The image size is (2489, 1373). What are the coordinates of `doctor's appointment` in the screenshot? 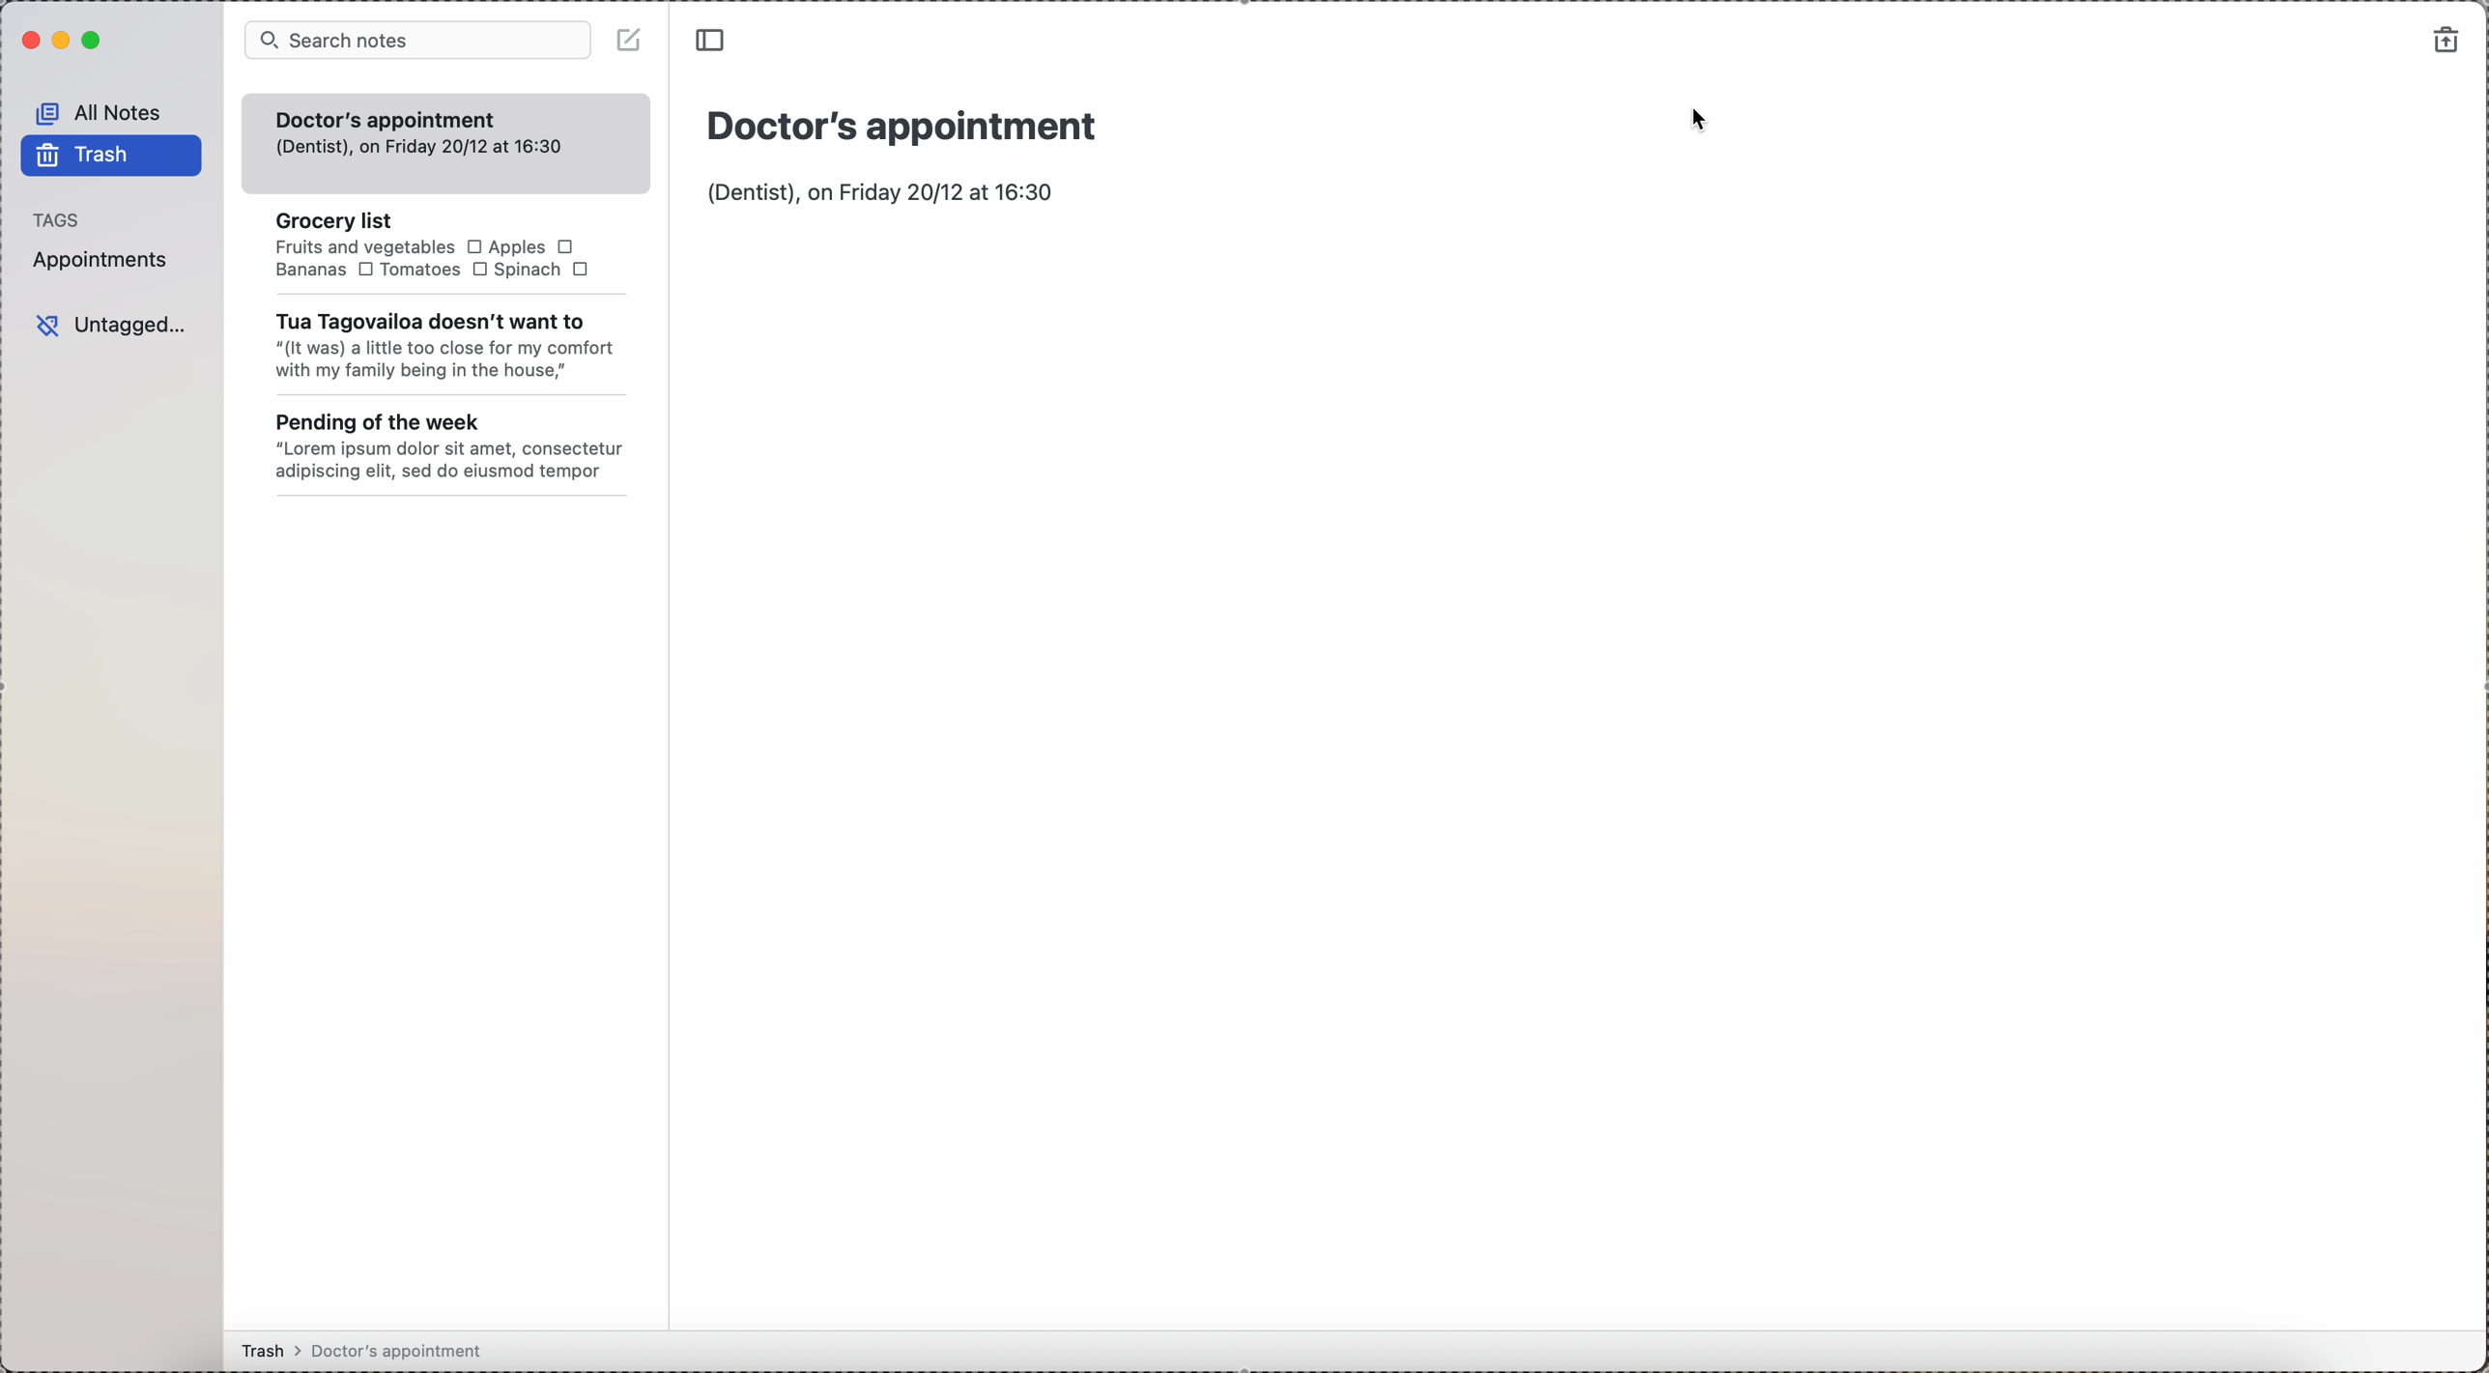 It's located at (390, 118).